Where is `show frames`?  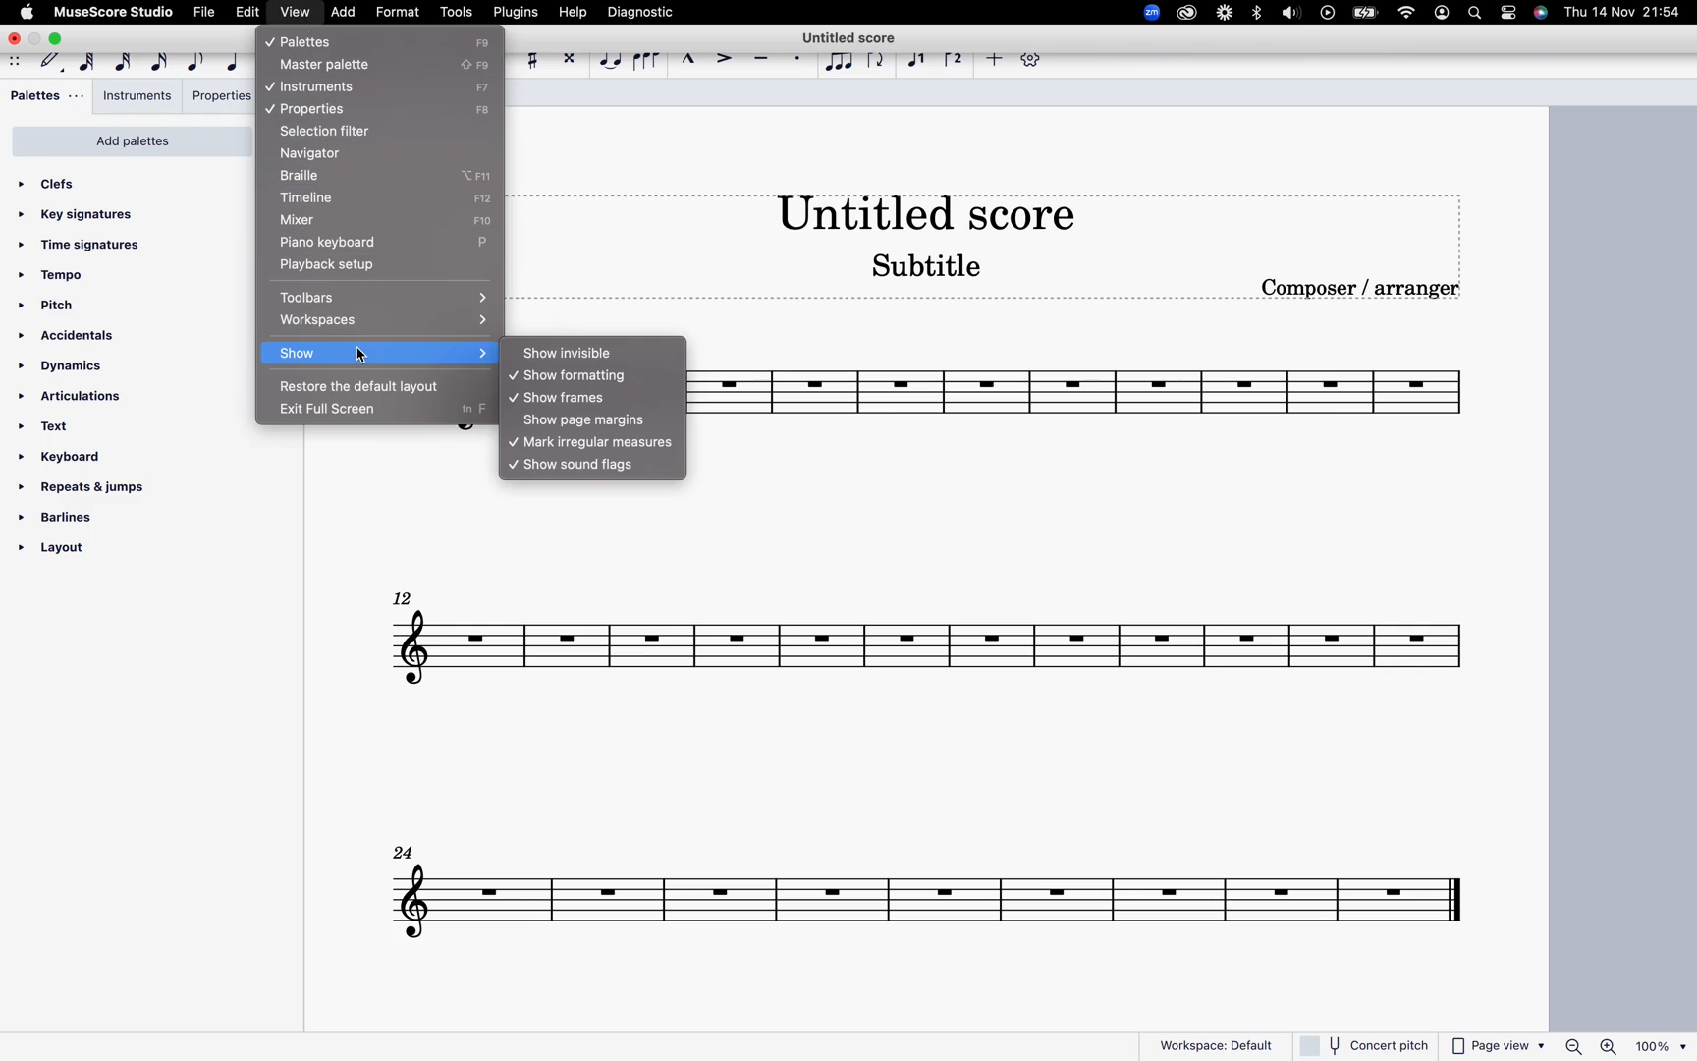
show frames is located at coordinates (575, 396).